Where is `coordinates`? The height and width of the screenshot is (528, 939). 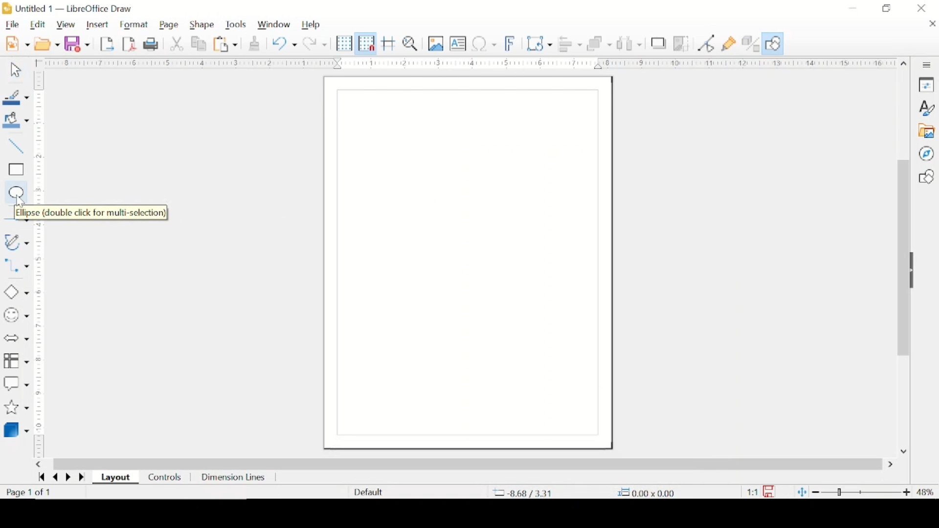
coordinates is located at coordinates (644, 492).